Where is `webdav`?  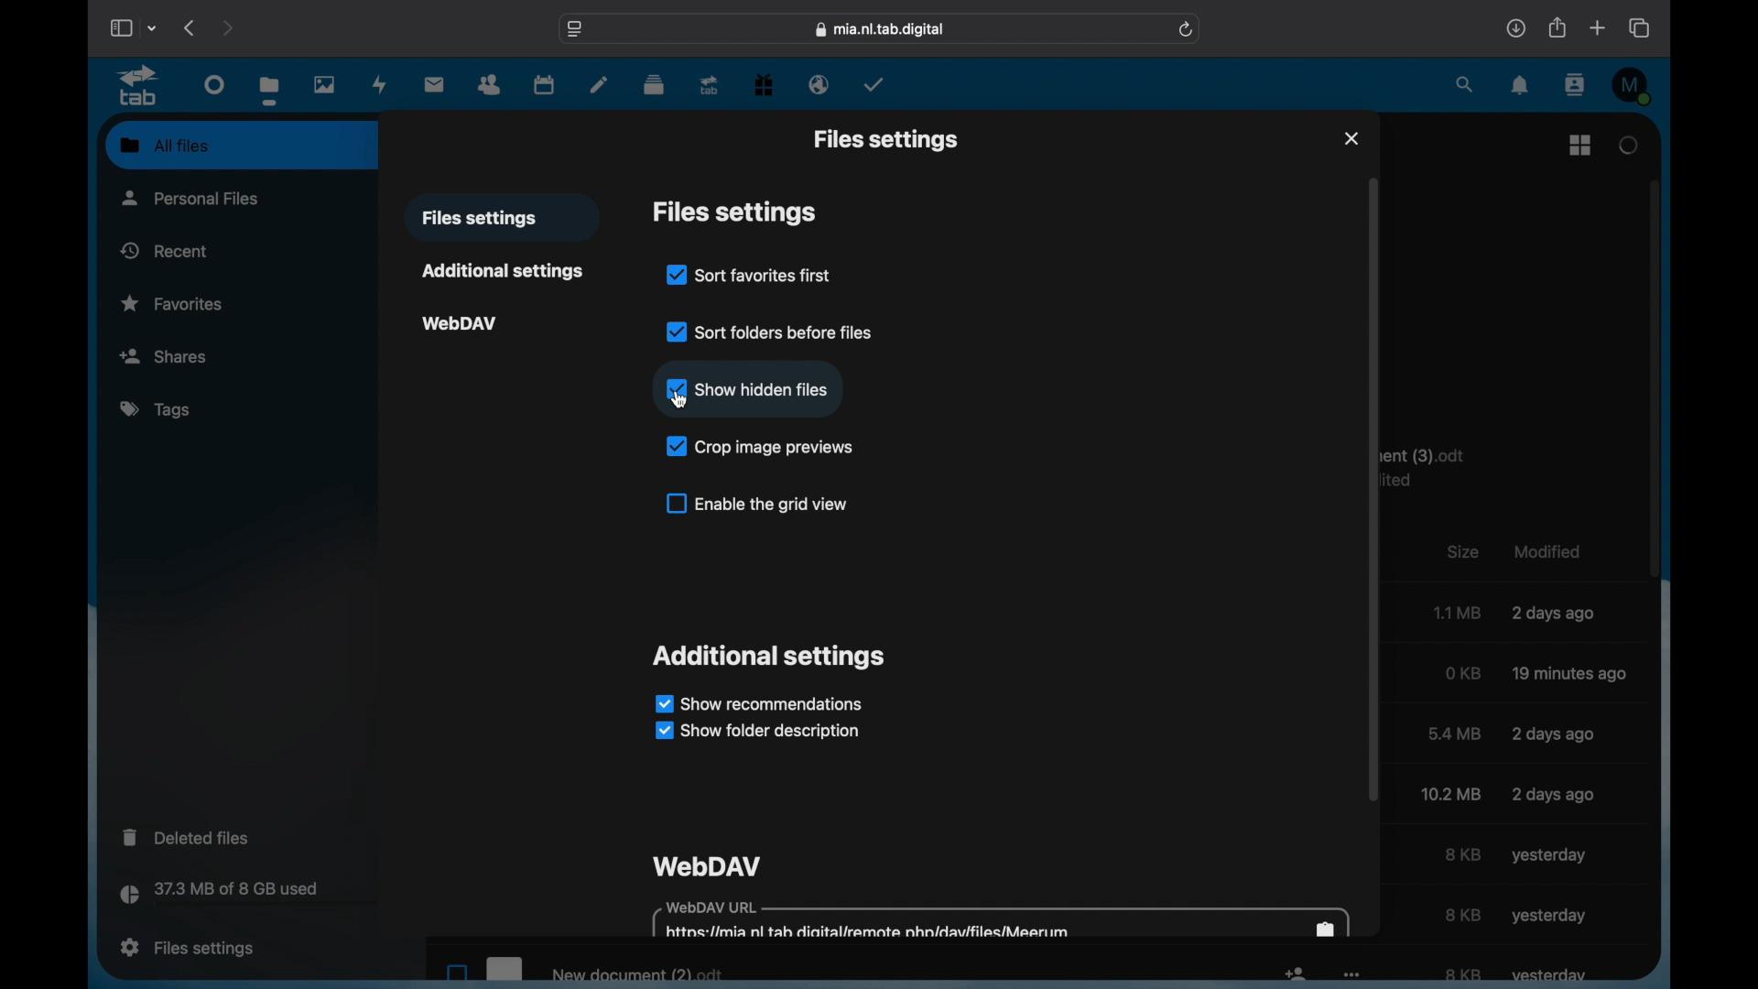
webdav is located at coordinates (460, 324).